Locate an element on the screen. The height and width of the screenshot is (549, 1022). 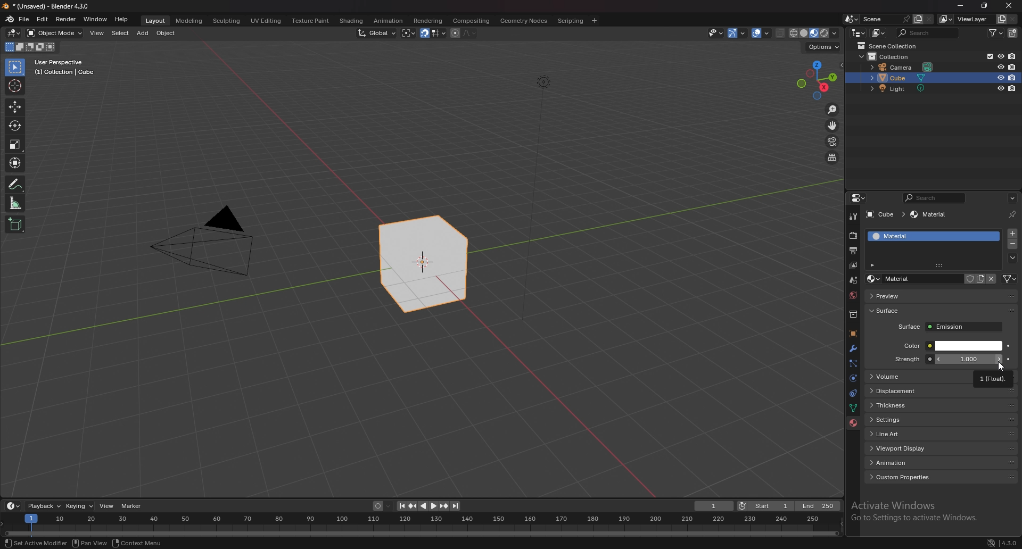
minimize is located at coordinates (960, 6).